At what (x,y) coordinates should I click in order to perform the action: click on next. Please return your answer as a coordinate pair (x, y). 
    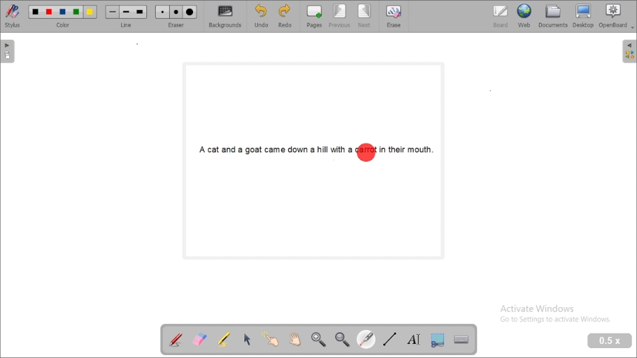
    Looking at the image, I should click on (365, 16).